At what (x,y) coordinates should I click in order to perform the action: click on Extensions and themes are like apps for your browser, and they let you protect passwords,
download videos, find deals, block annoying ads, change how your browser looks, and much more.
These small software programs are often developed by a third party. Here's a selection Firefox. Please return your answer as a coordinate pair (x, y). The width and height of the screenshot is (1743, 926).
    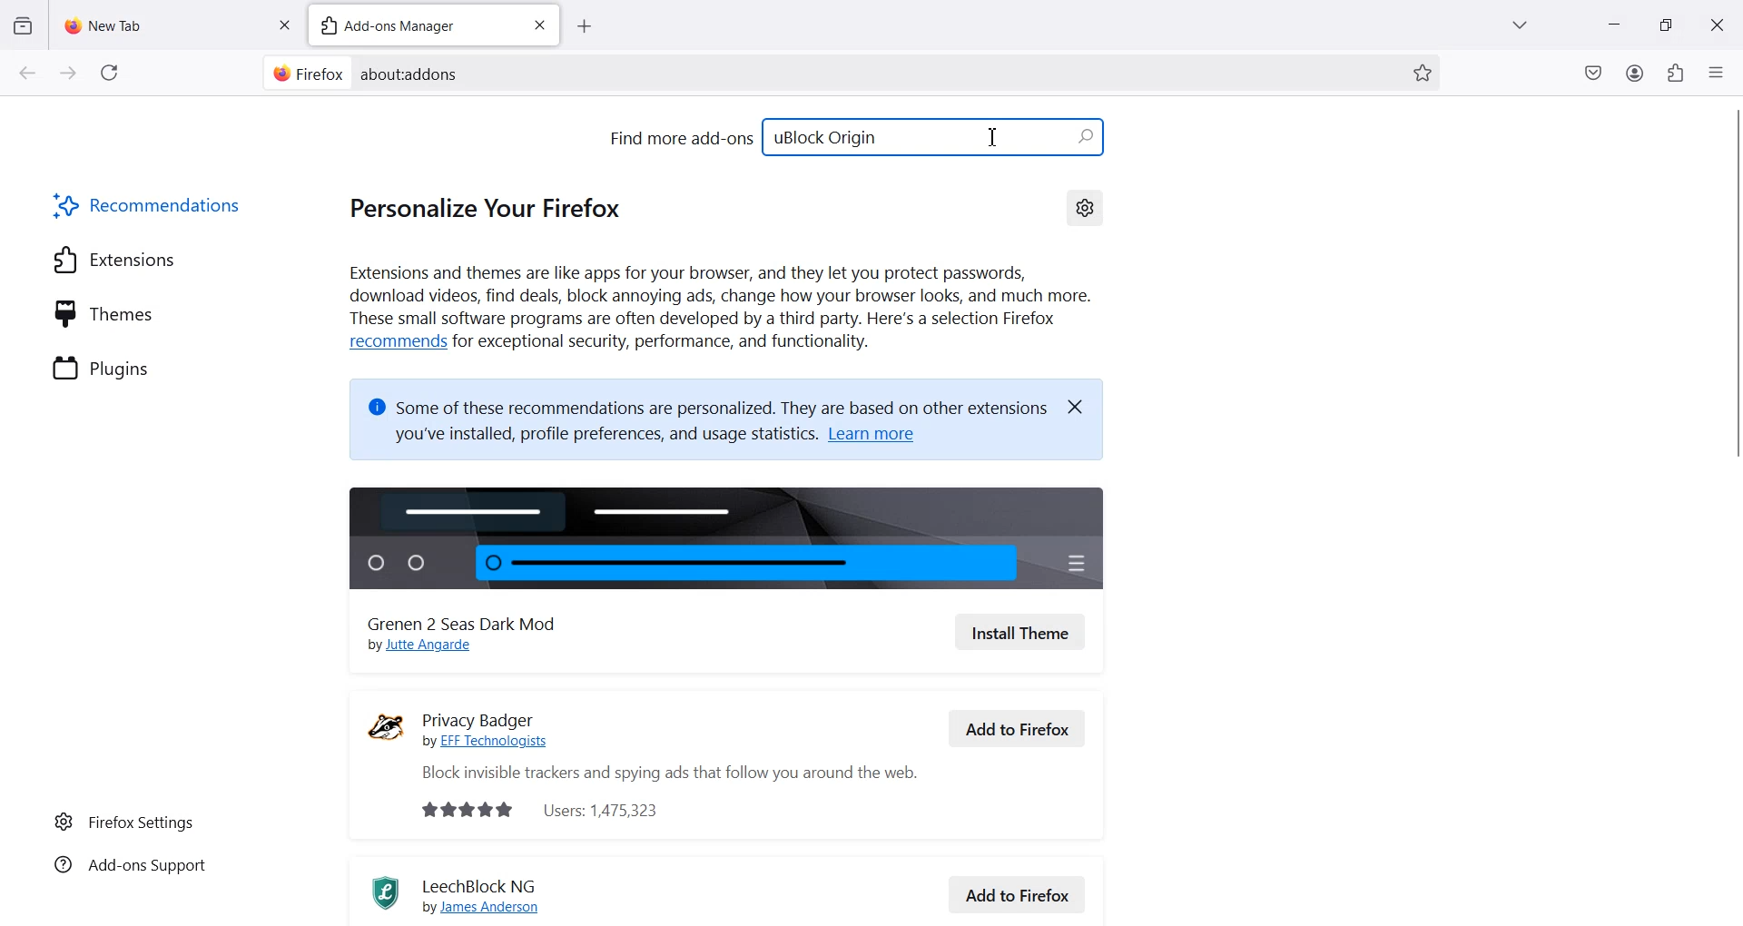
    Looking at the image, I should click on (720, 296).